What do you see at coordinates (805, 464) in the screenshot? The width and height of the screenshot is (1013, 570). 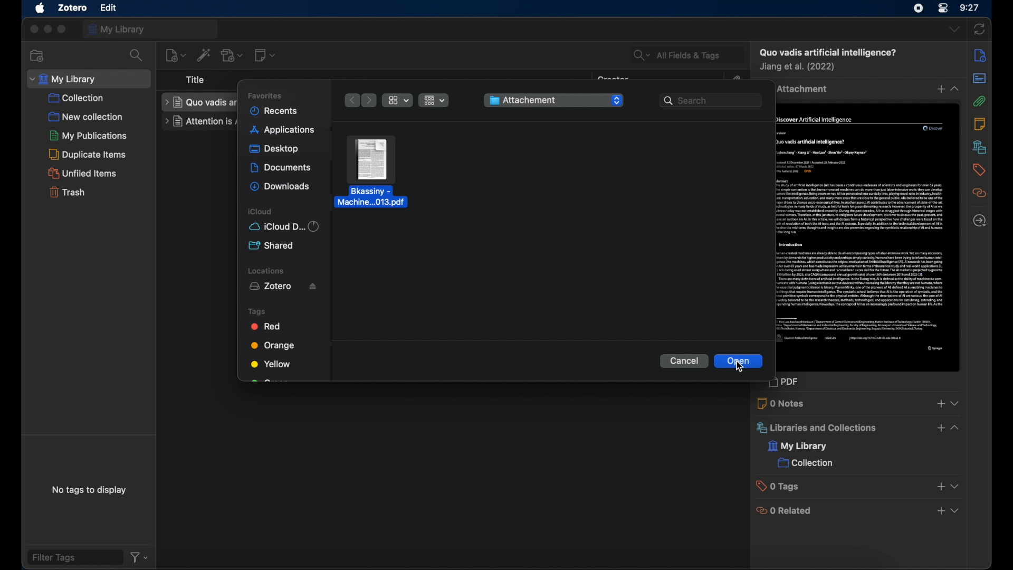 I see `collection` at bounding box center [805, 464].